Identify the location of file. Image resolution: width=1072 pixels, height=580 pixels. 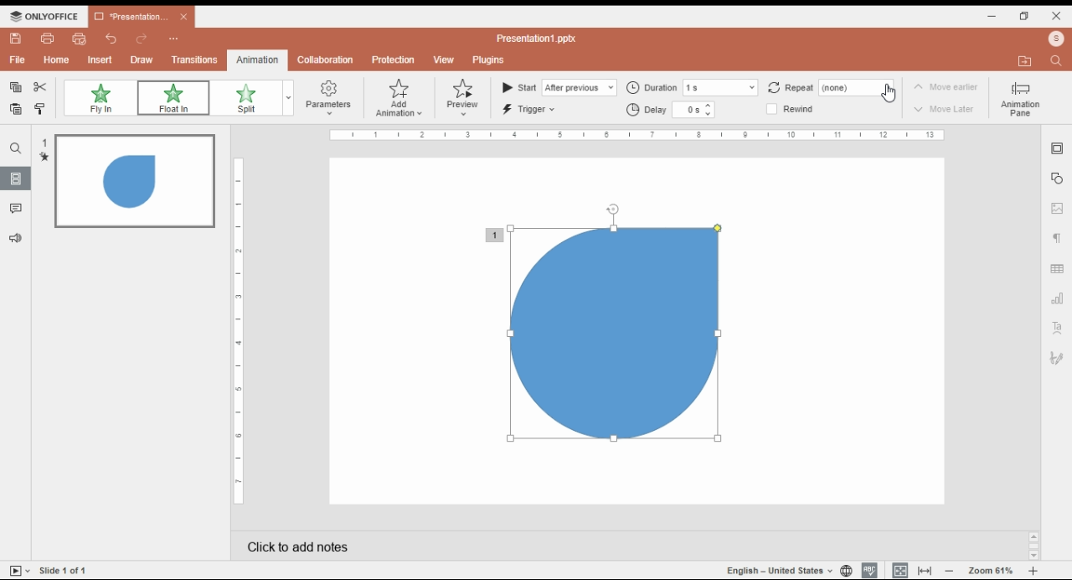
(17, 60).